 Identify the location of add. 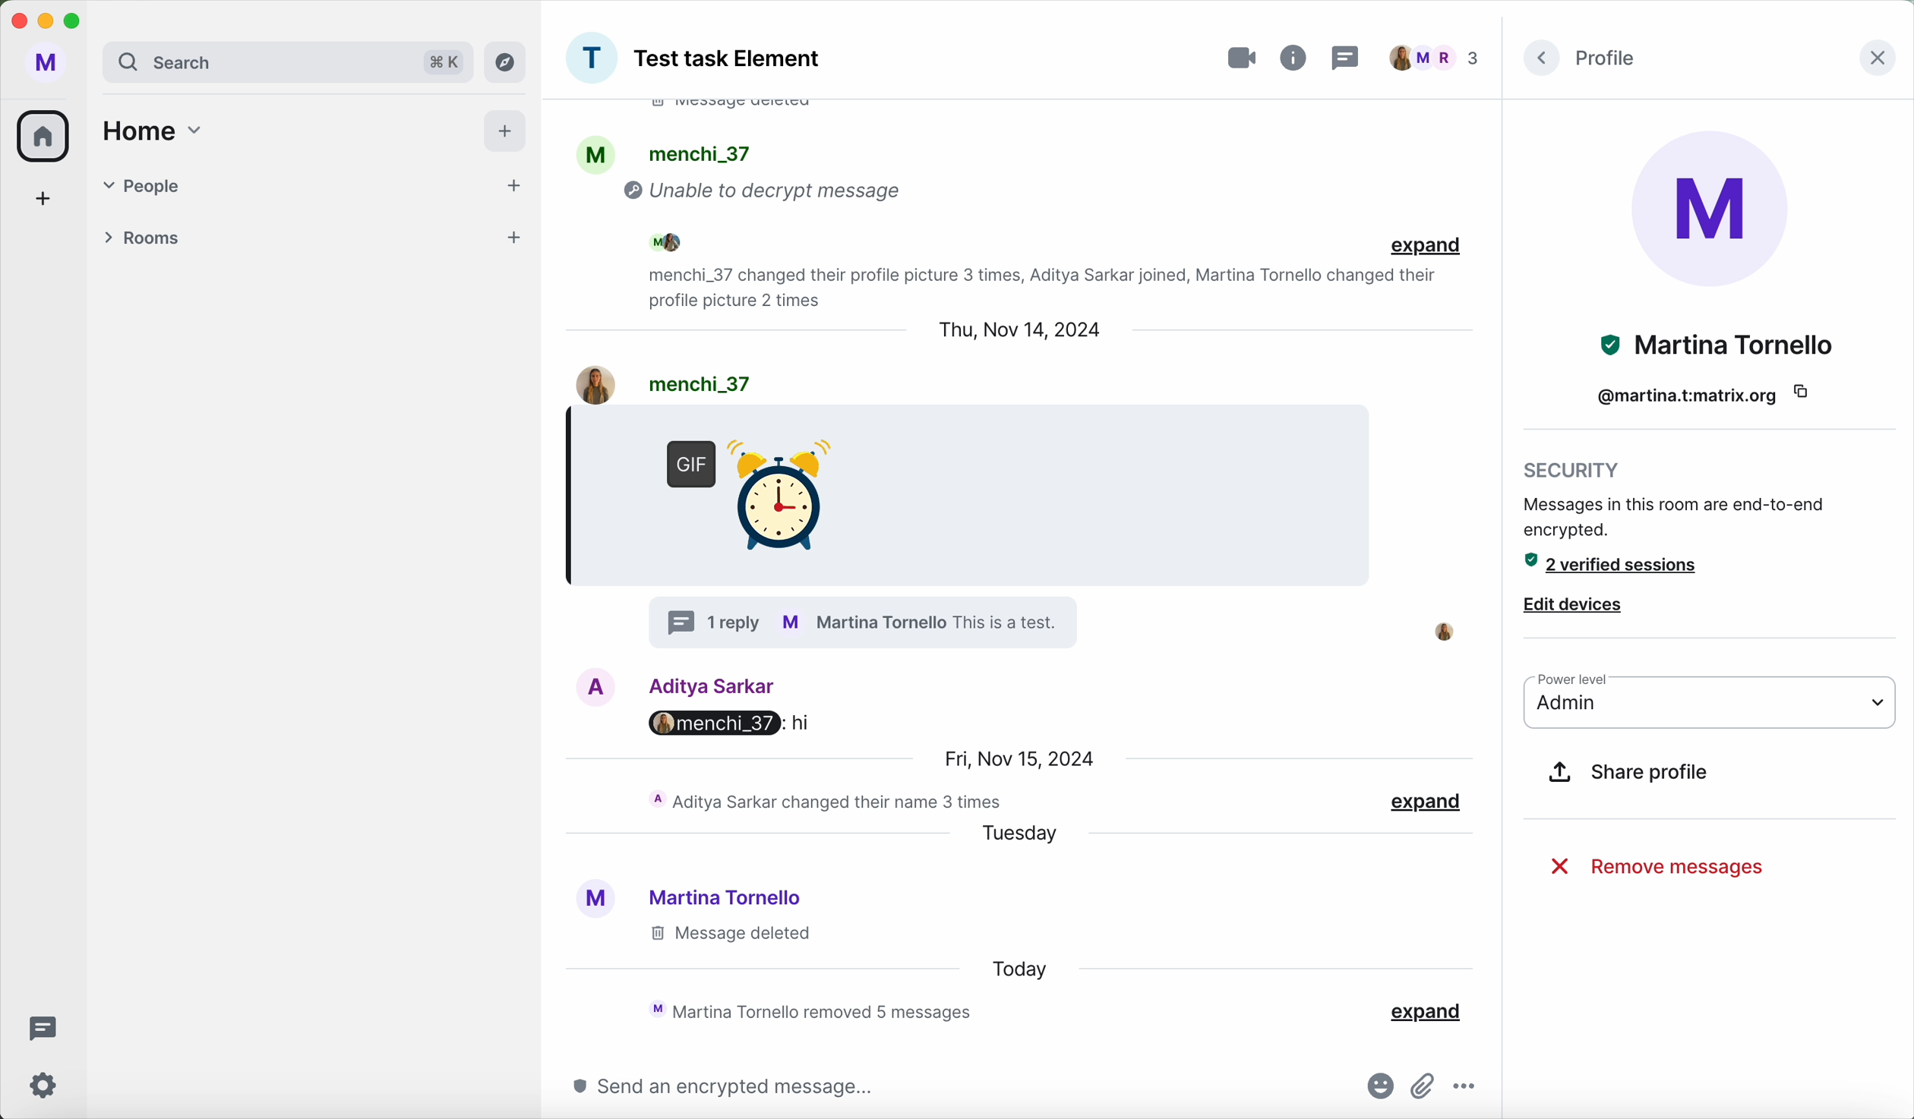
(43, 197).